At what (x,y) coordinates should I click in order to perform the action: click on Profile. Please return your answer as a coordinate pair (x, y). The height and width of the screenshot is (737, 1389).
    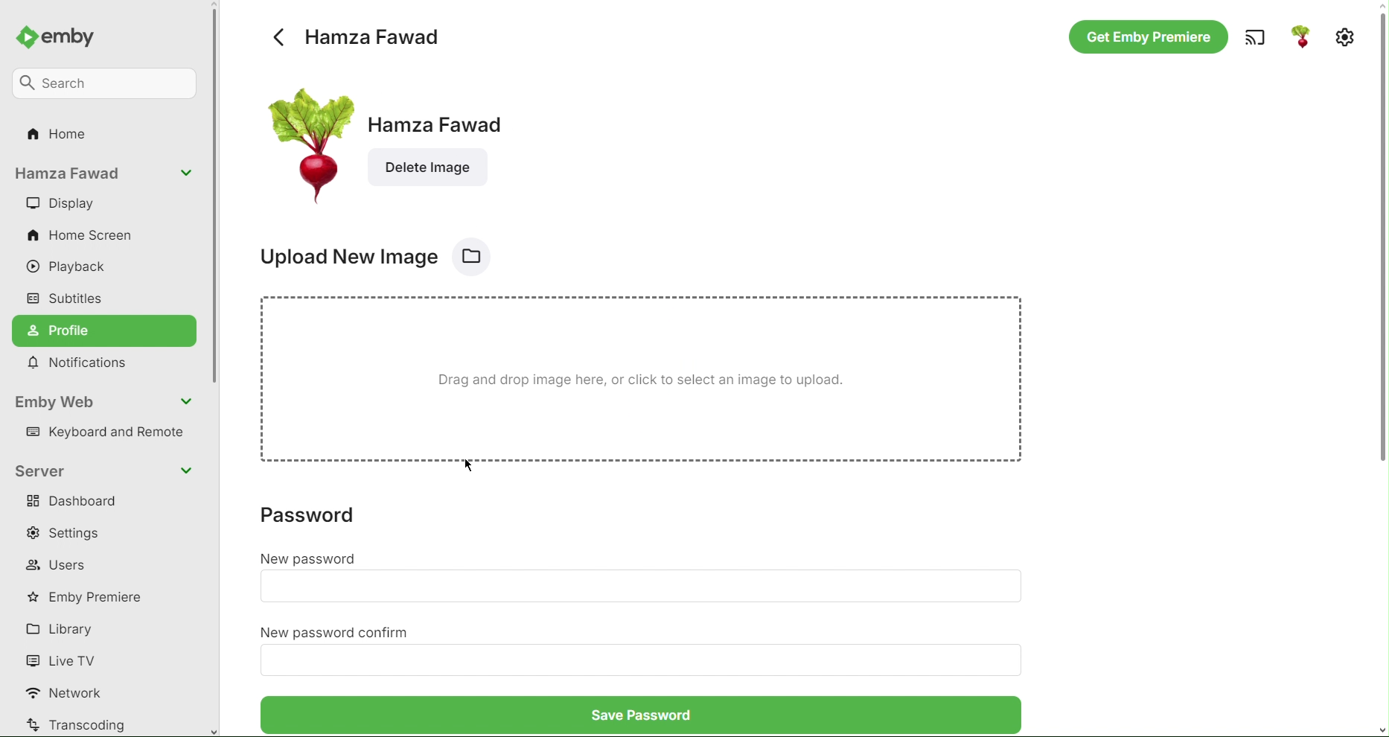
    Looking at the image, I should click on (106, 331).